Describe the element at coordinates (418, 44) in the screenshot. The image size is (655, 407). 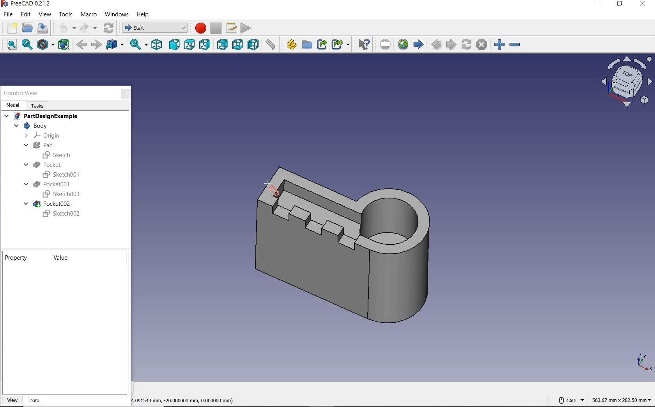
I see `start page` at that location.